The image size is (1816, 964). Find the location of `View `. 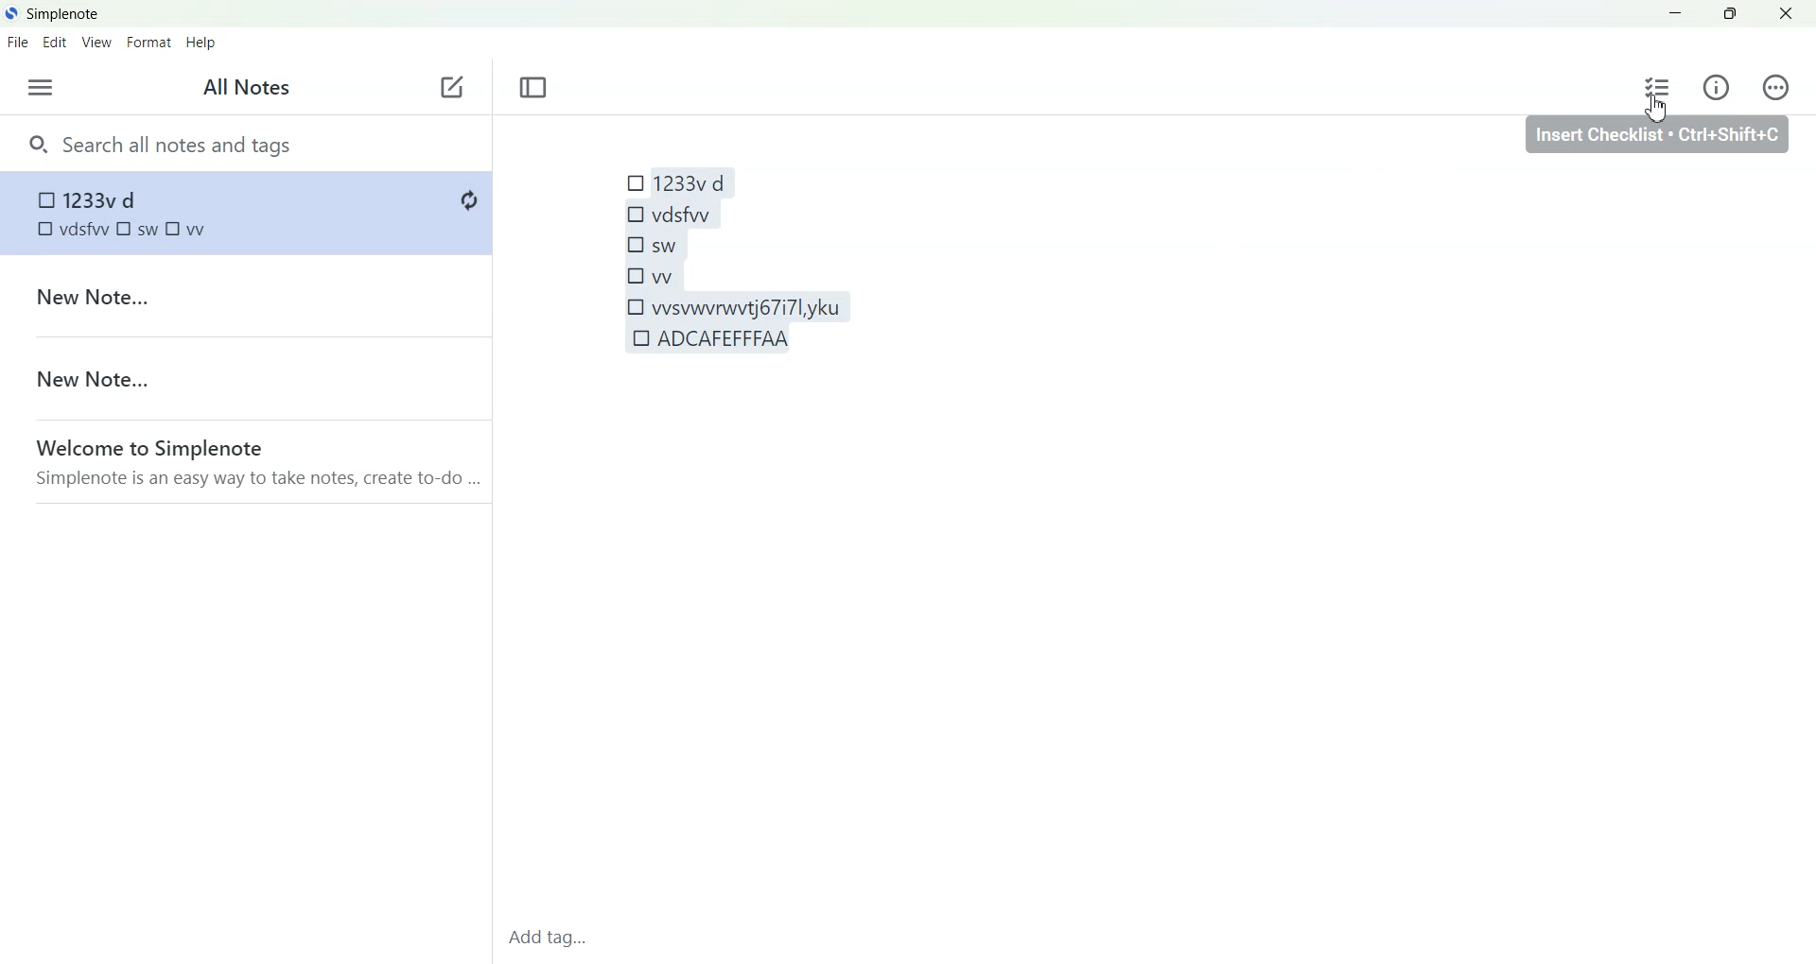

View  is located at coordinates (97, 43).